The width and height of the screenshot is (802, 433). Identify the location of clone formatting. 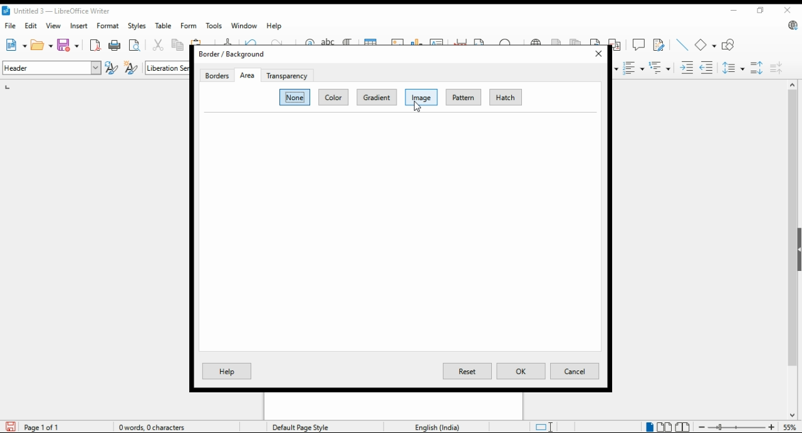
(229, 41).